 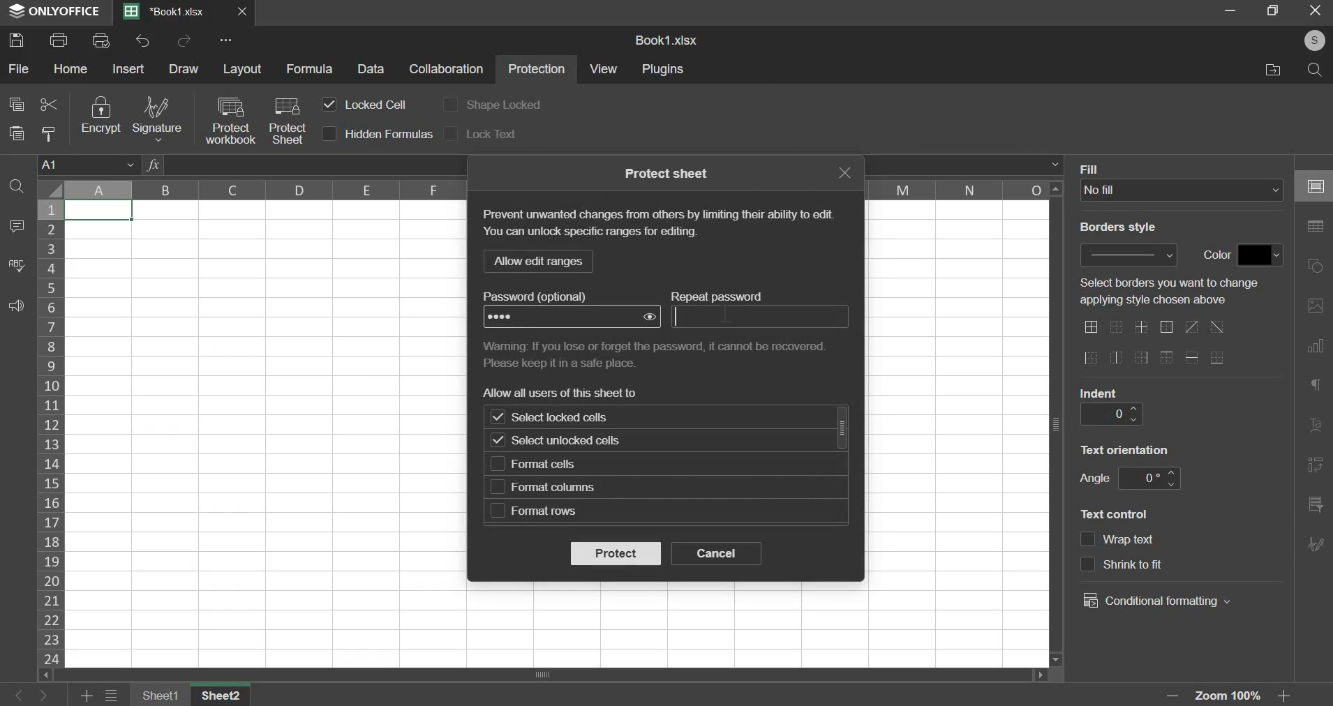 What do you see at coordinates (1156, 564) in the screenshot?
I see `text control` at bounding box center [1156, 564].